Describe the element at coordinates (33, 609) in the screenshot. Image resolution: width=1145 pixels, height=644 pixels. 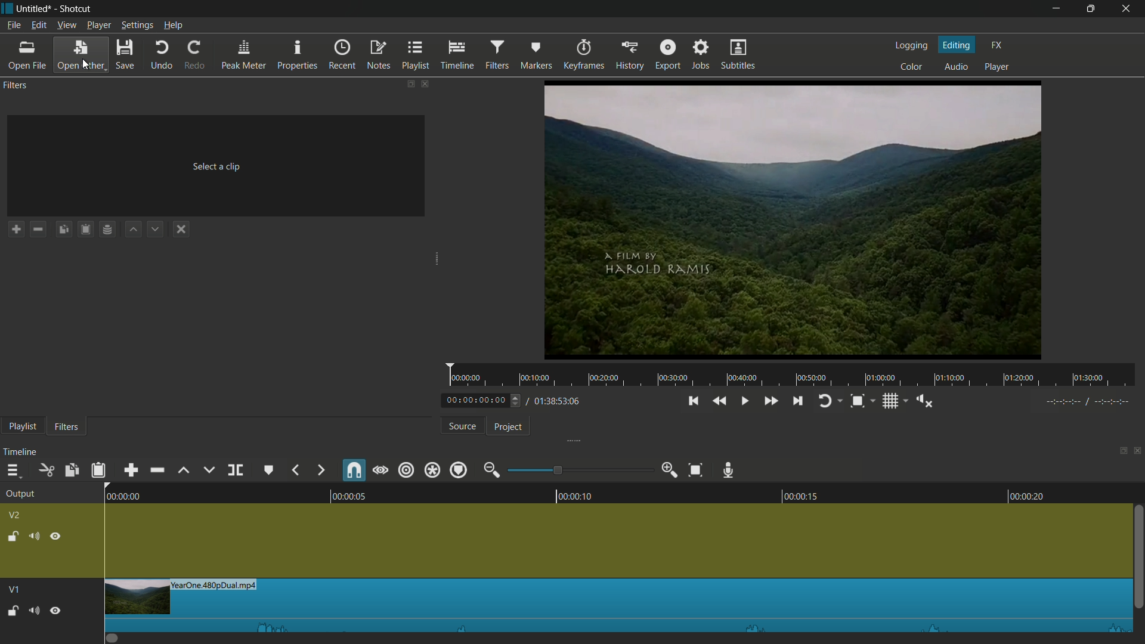
I see `Volume` at that location.